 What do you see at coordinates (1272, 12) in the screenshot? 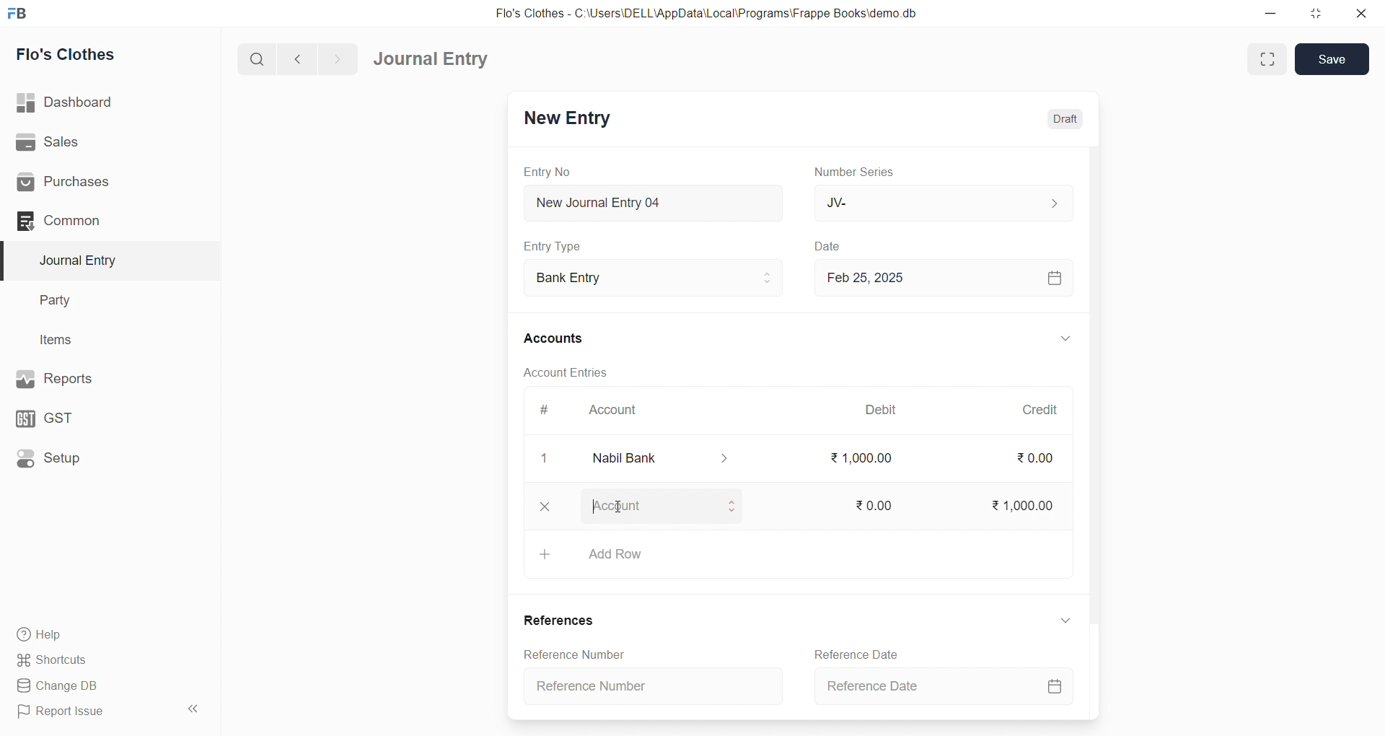
I see `minimize` at bounding box center [1272, 12].